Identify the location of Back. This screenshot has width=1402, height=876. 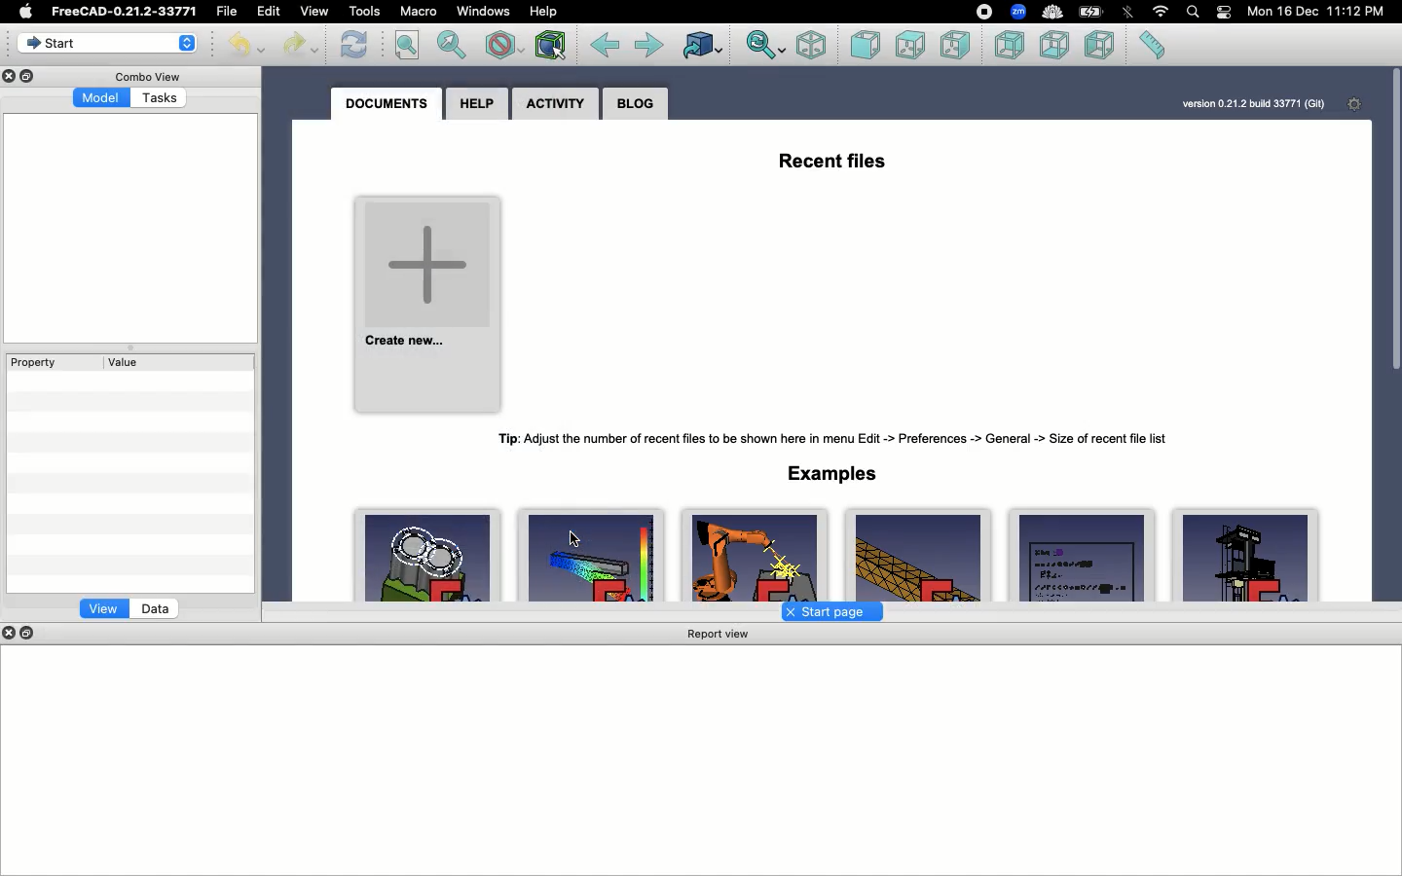
(1010, 45).